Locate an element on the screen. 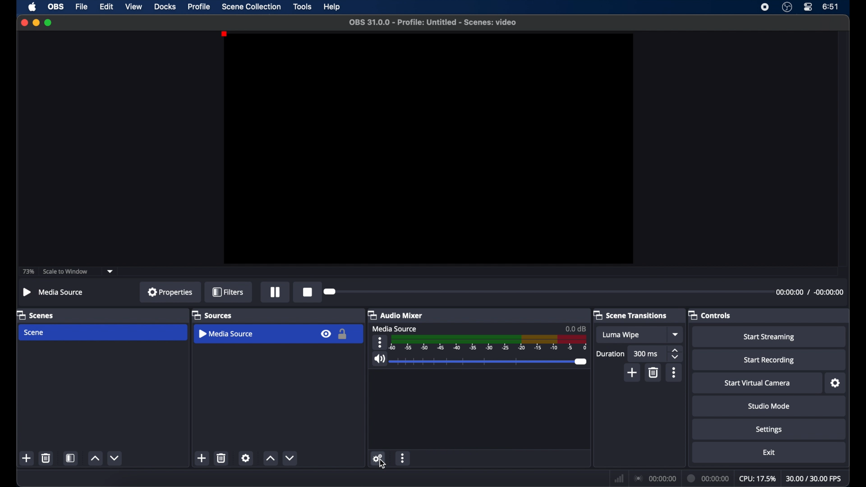 This screenshot has height=487, width=866. 0.0 is located at coordinates (576, 328).